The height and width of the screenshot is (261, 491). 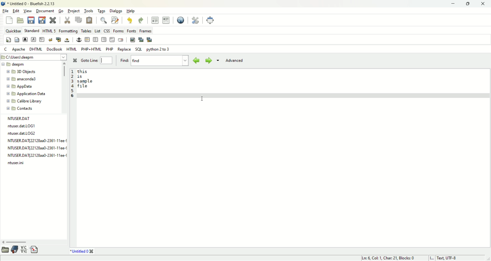 I want to click on find, so click(x=154, y=61).